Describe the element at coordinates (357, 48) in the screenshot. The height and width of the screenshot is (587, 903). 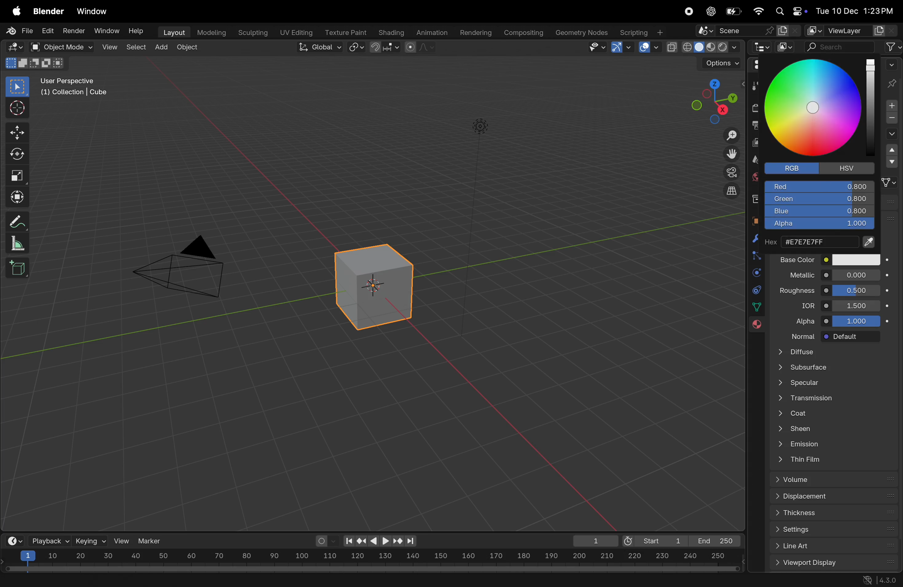
I see `snap` at that location.